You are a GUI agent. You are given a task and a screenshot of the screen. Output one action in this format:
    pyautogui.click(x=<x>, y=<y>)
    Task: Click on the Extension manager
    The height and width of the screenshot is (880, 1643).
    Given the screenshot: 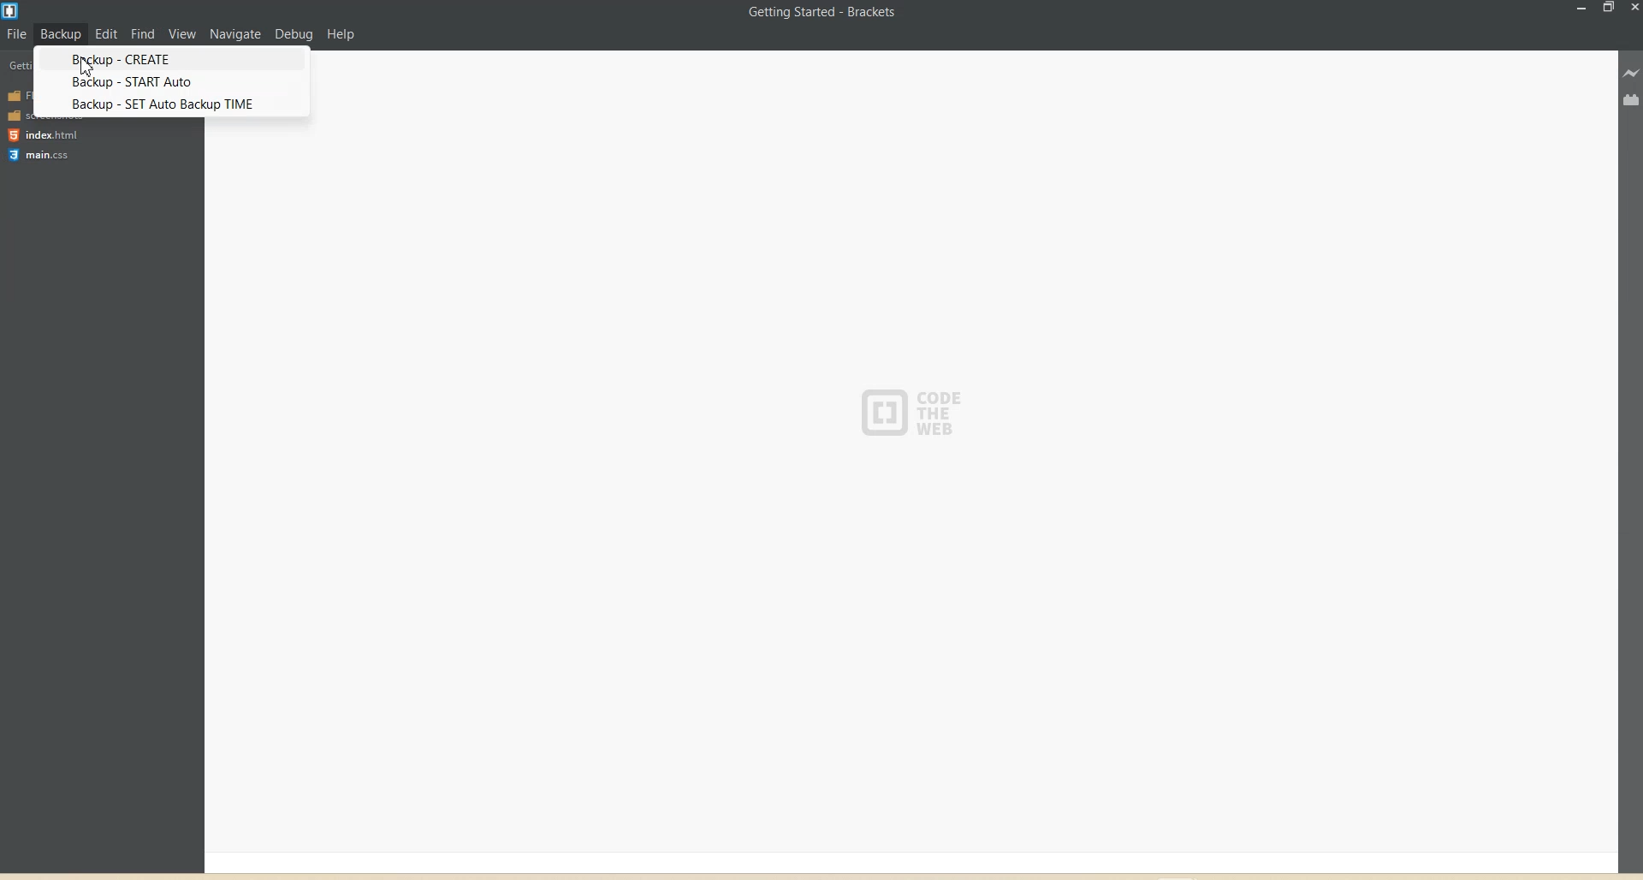 What is the action you would take?
    pyautogui.click(x=1632, y=99)
    